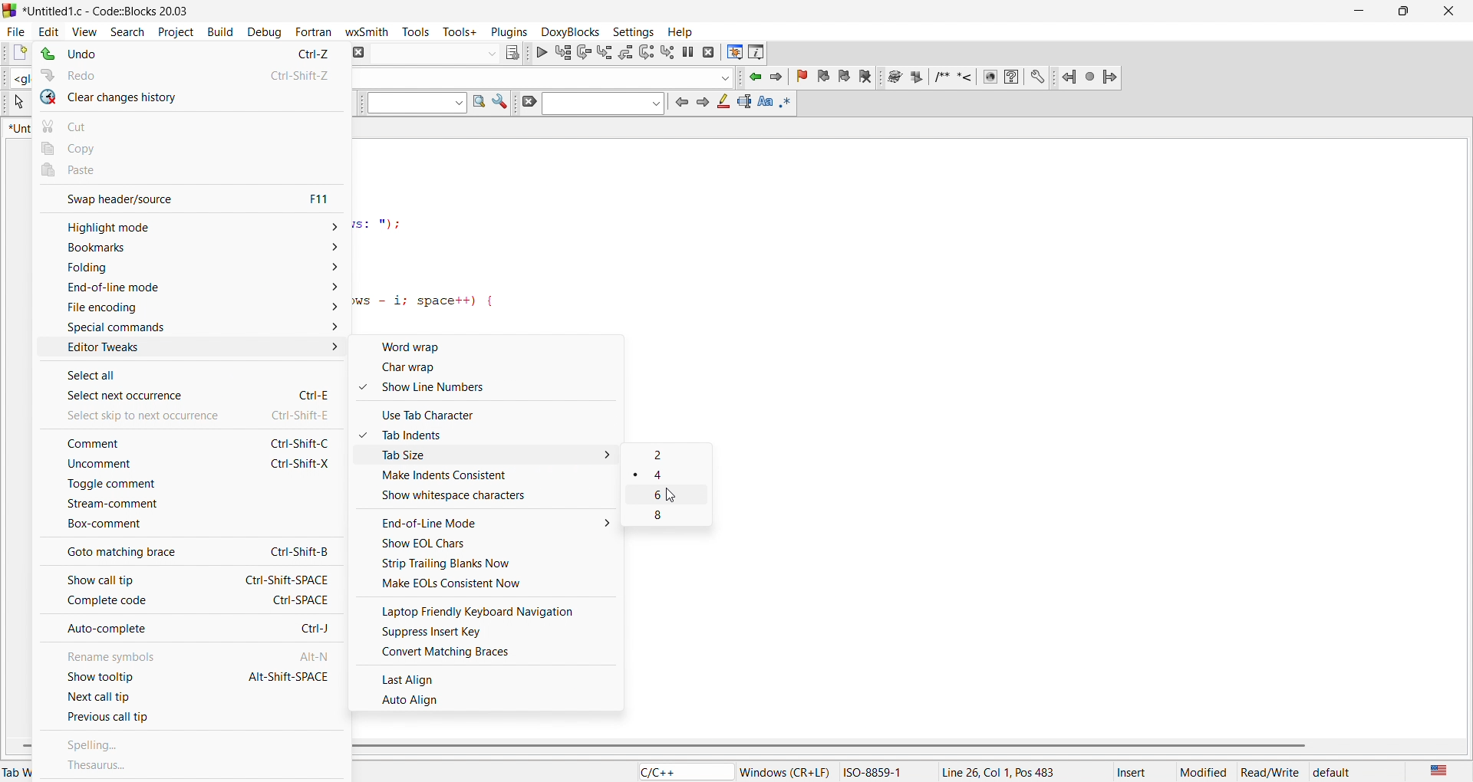 This screenshot has width=1473, height=782. I want to click on select next occurence, so click(141, 398).